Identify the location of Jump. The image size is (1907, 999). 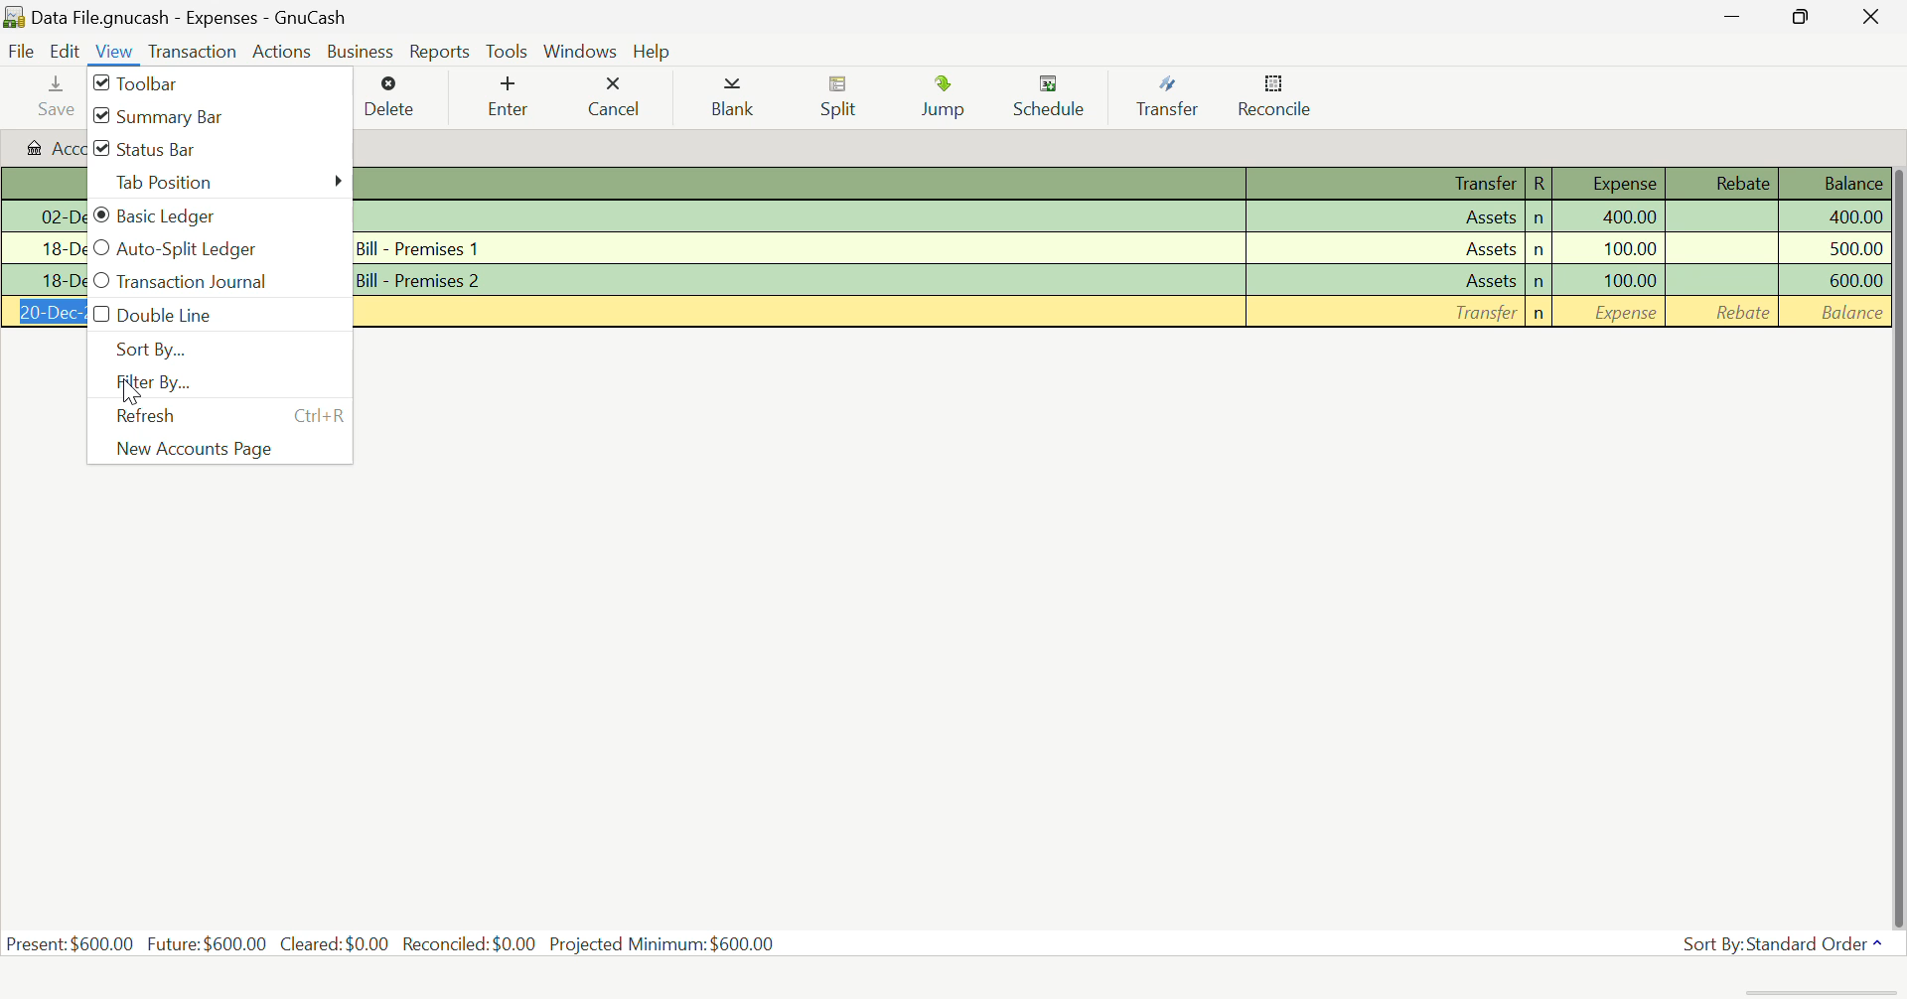
(943, 99).